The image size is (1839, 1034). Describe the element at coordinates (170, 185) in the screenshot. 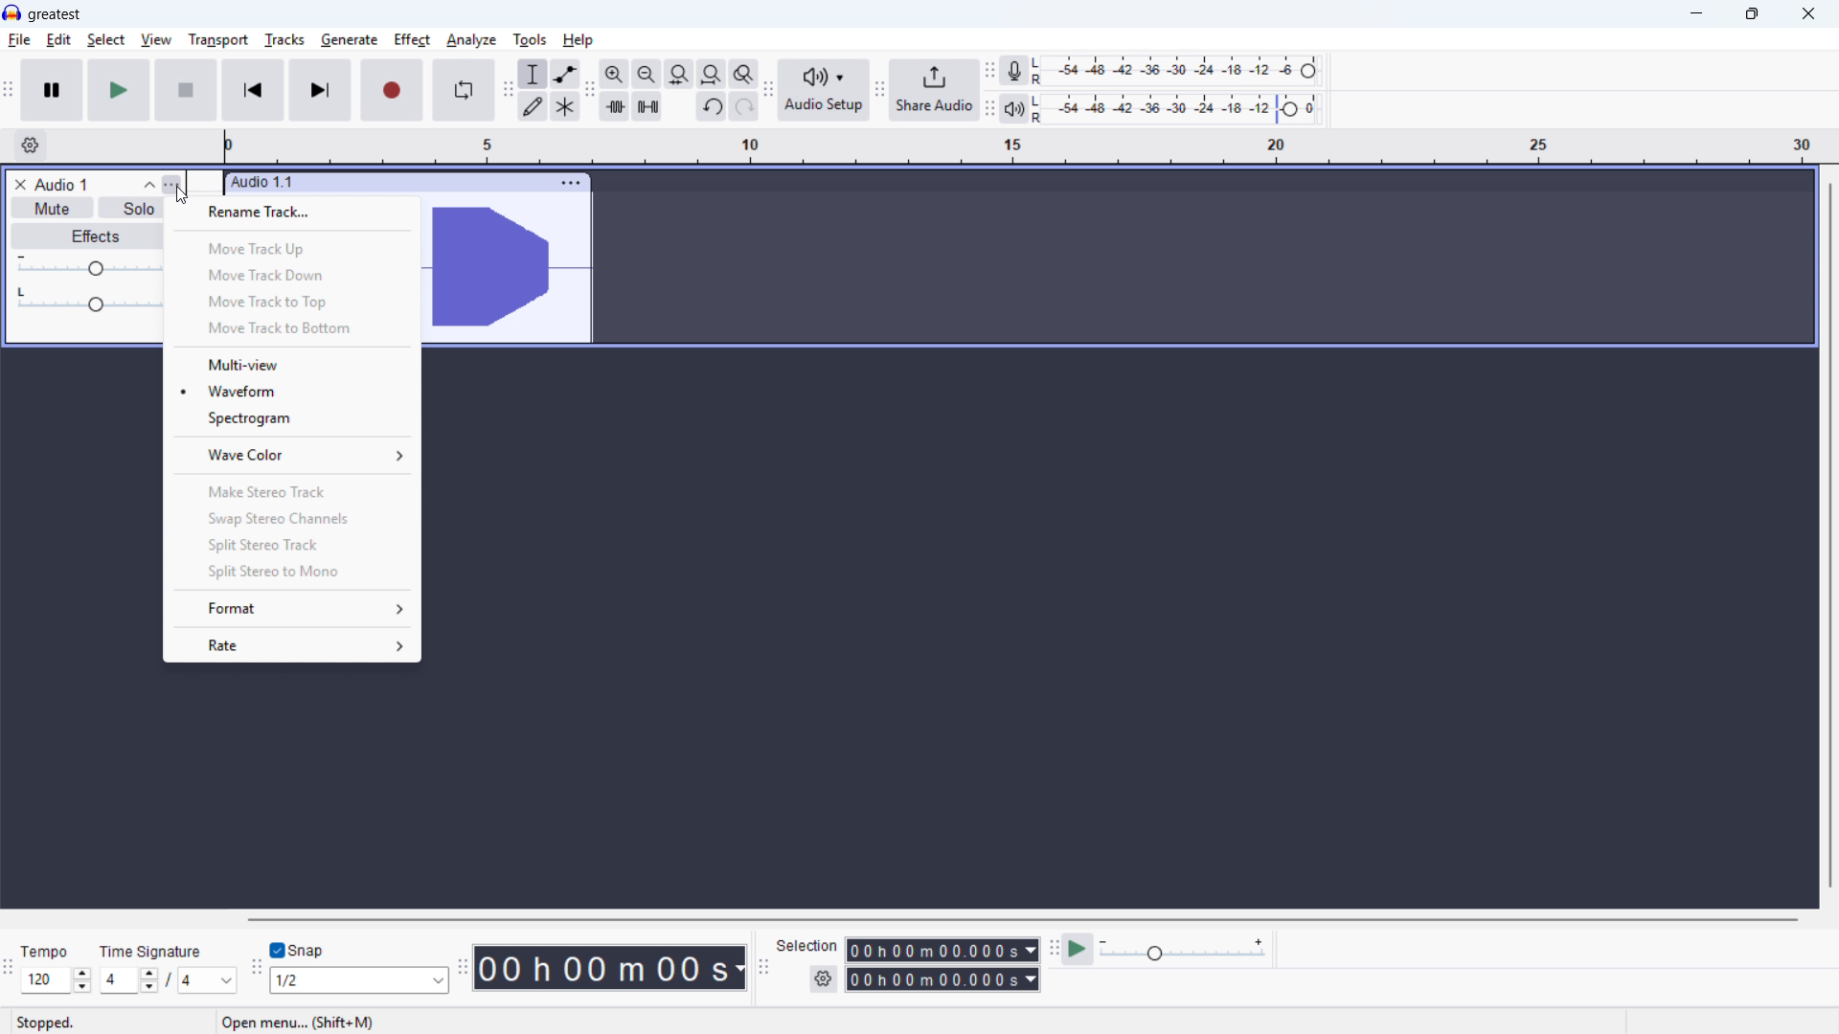

I see `track control panel menu` at that location.